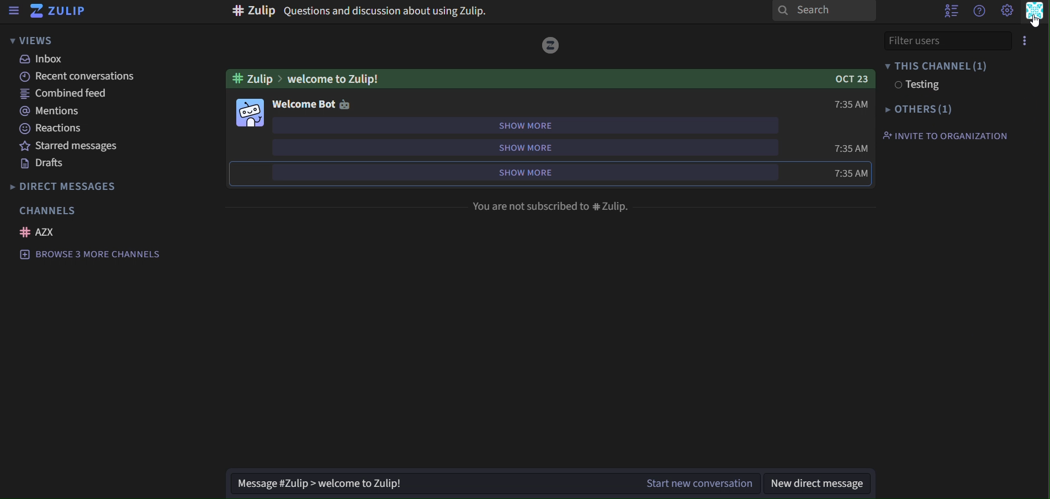 This screenshot has height=499, width=1050. What do you see at coordinates (694, 483) in the screenshot?
I see `start new conversation` at bounding box center [694, 483].